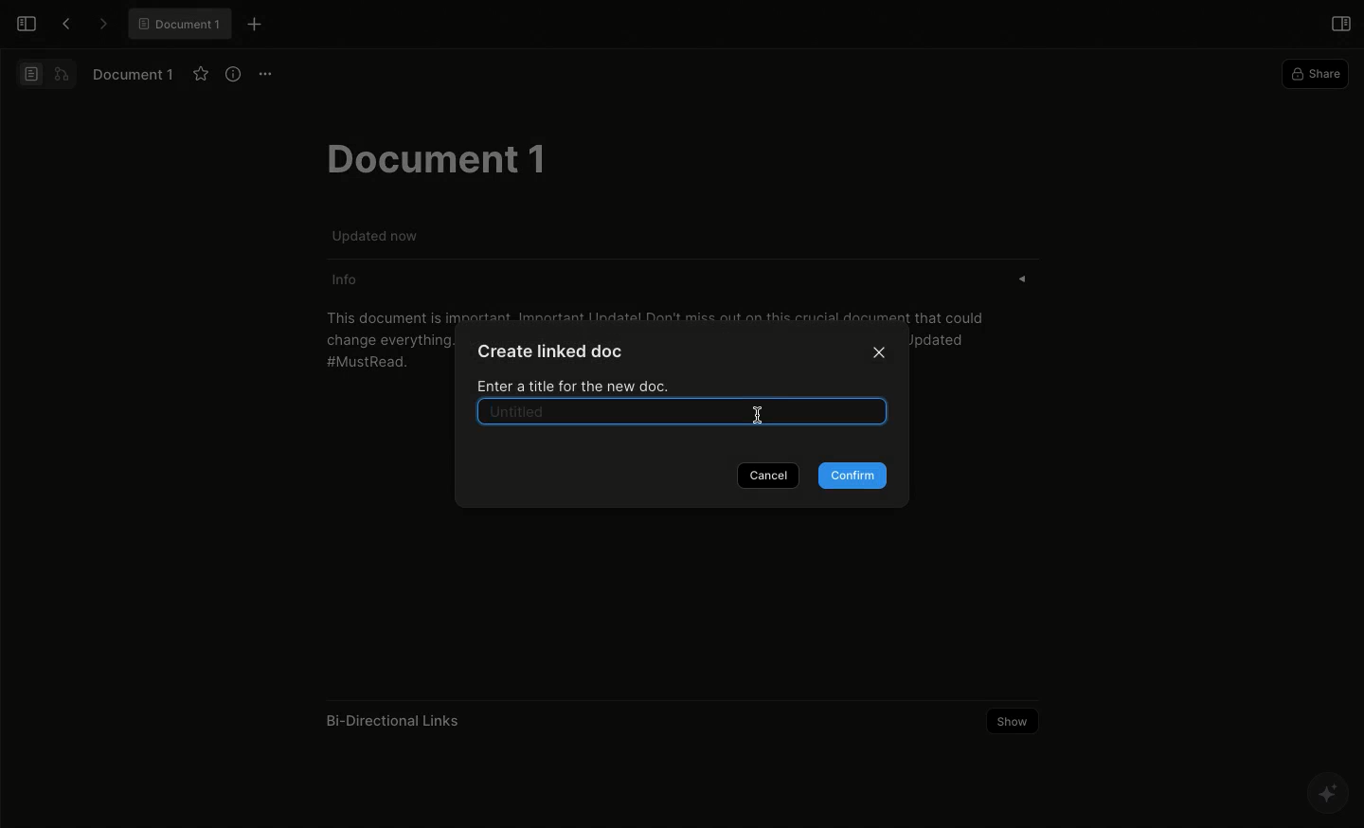 This screenshot has width=1364, height=828. I want to click on Cursor, so click(760, 418).